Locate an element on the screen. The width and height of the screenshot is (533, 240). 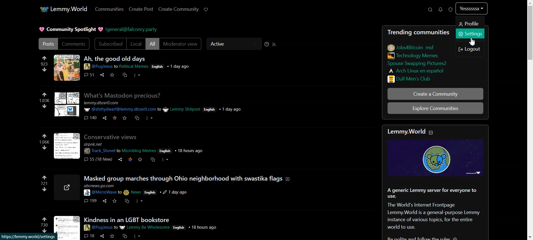
Unread report is located at coordinates (451, 9).